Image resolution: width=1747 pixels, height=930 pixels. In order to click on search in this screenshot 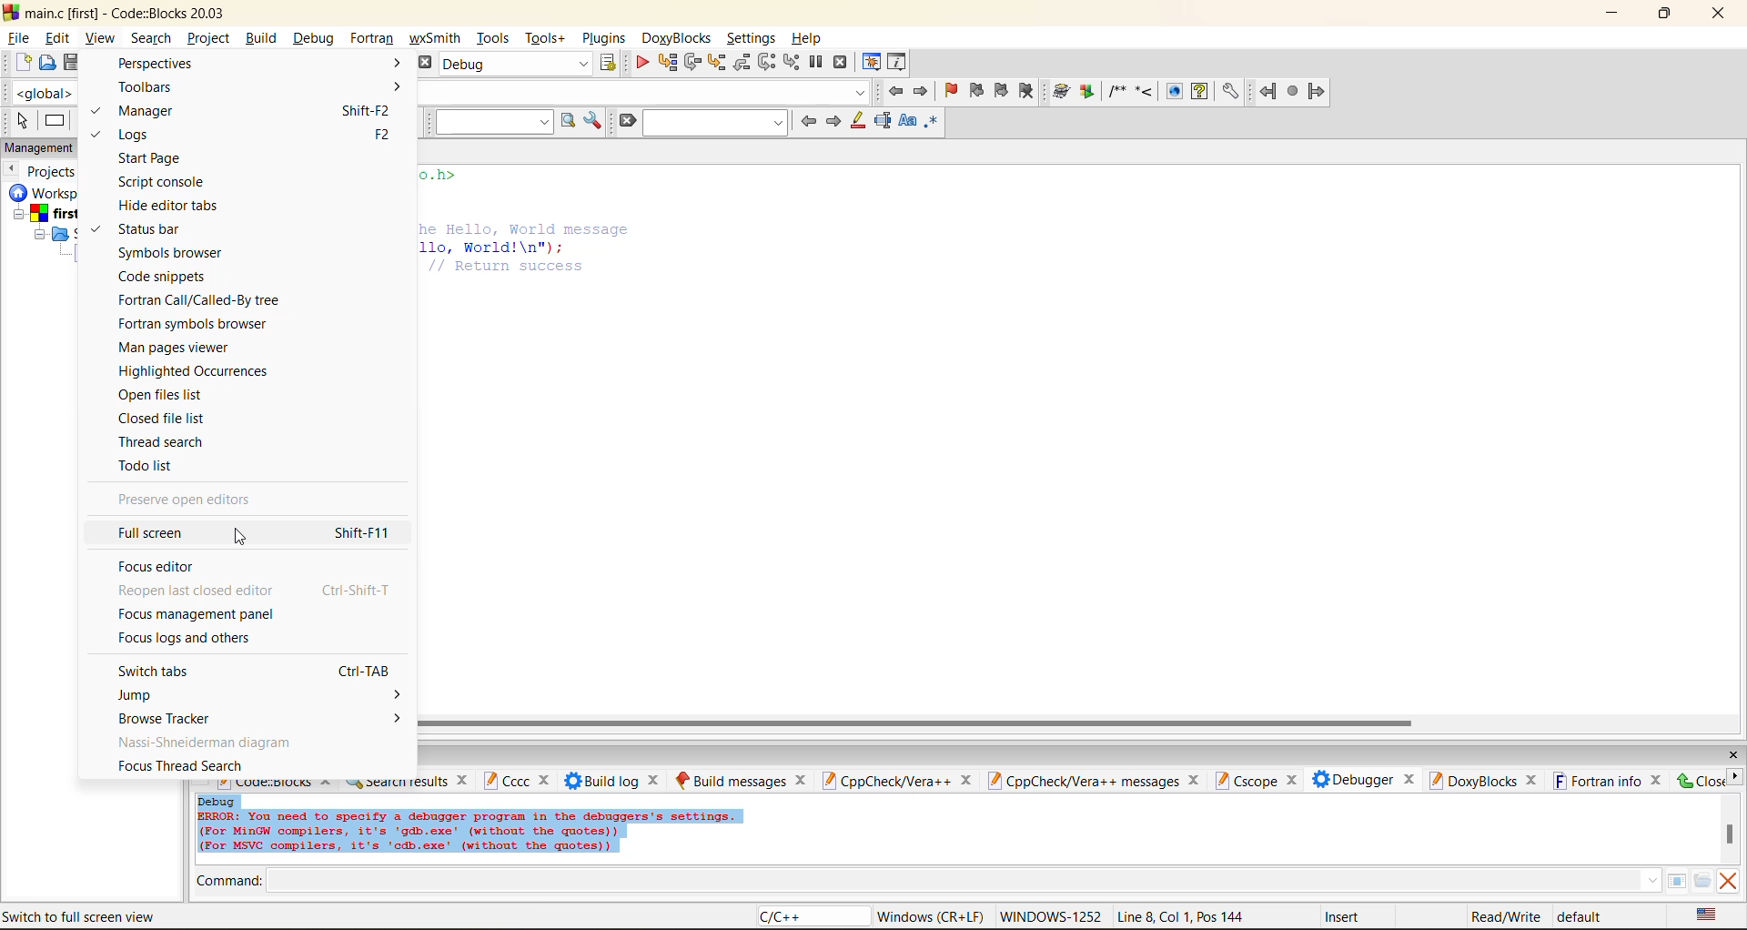, I will do `click(151, 37)`.